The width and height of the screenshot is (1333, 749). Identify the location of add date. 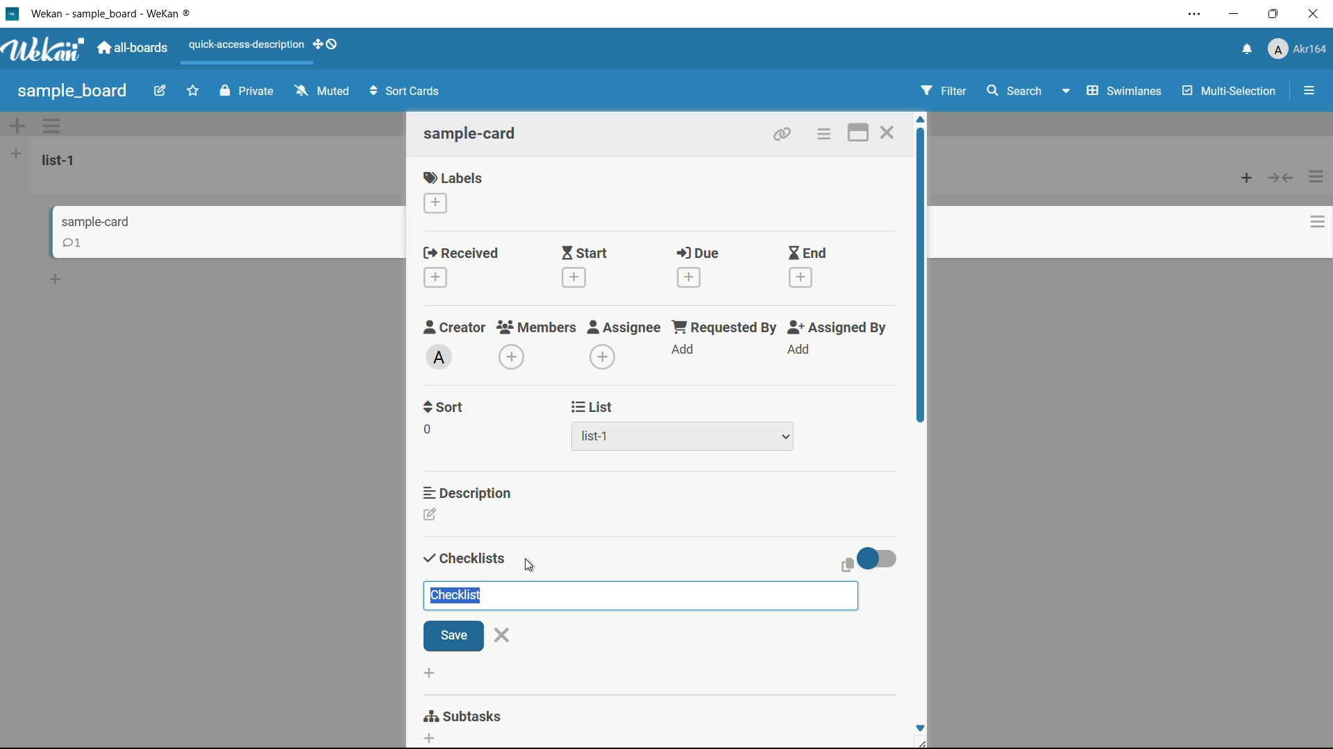
(436, 278).